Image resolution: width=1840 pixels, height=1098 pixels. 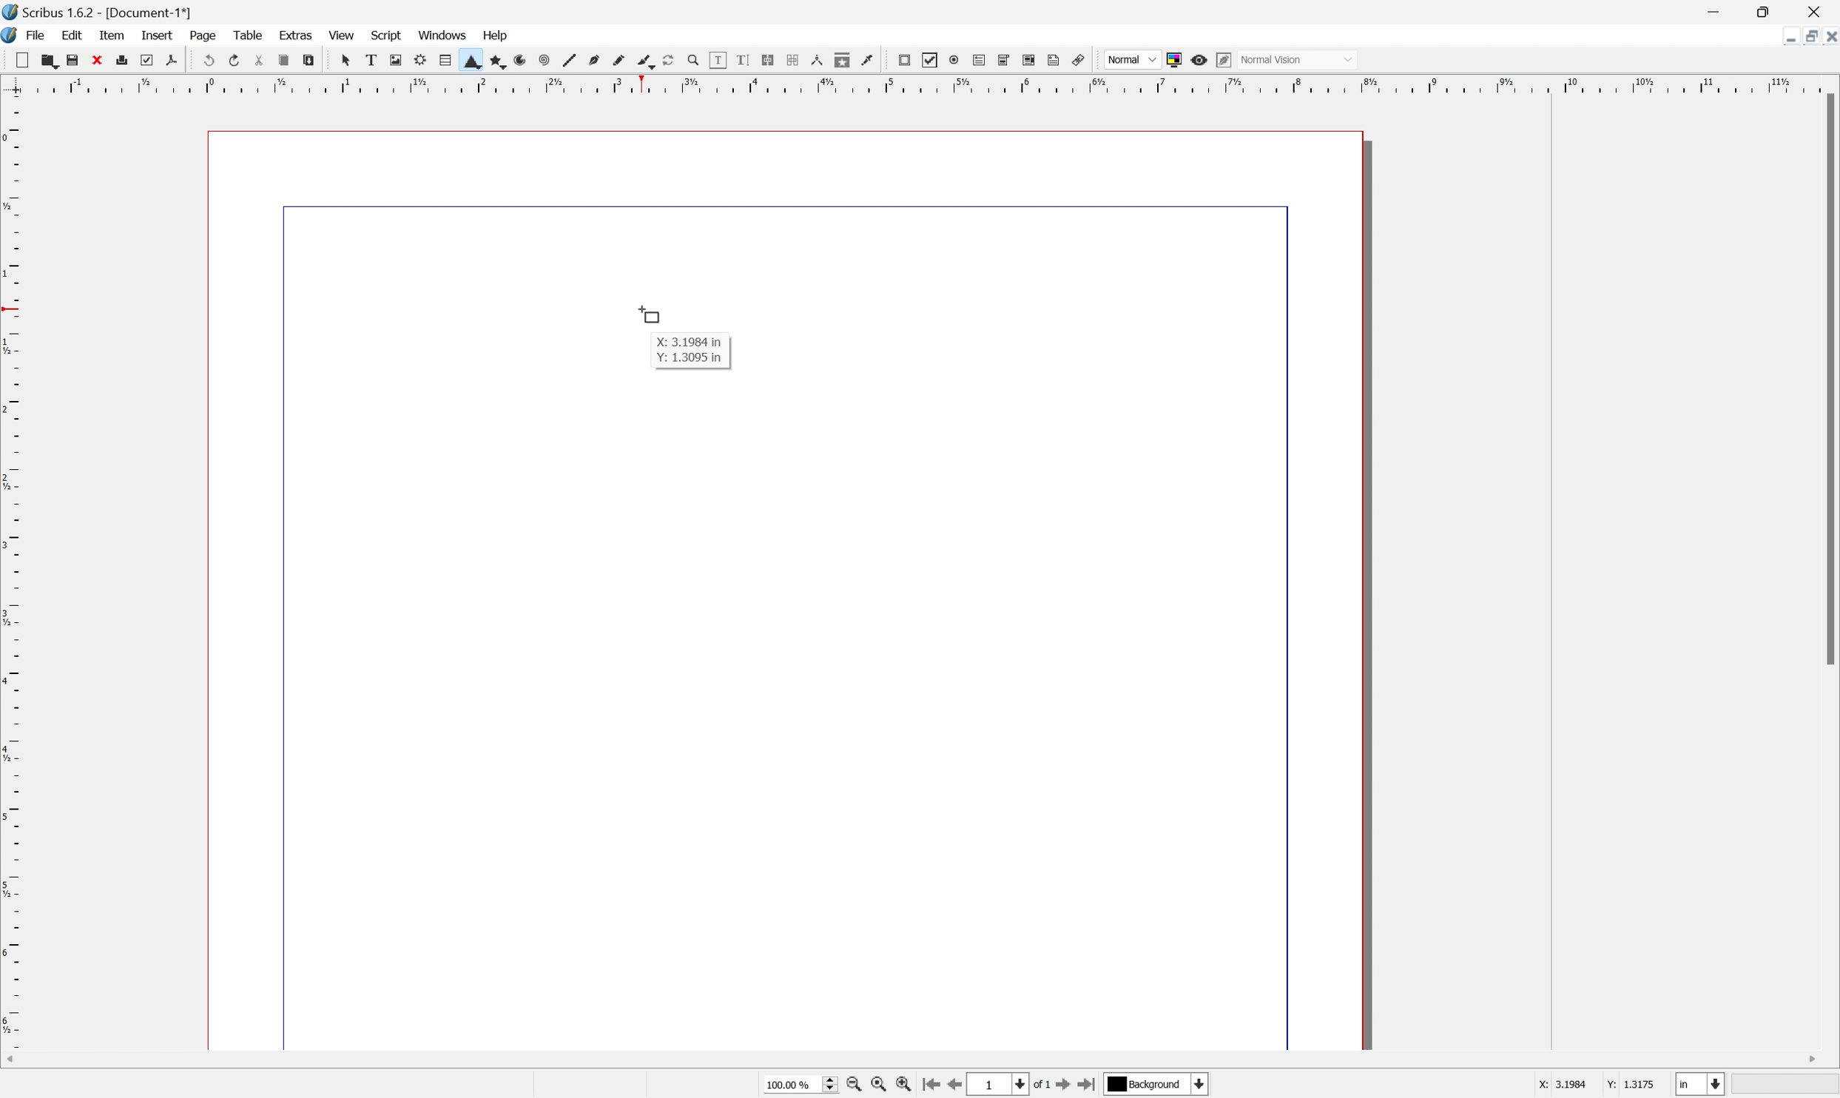 What do you see at coordinates (738, 61) in the screenshot?
I see `Edit text with story editor` at bounding box center [738, 61].